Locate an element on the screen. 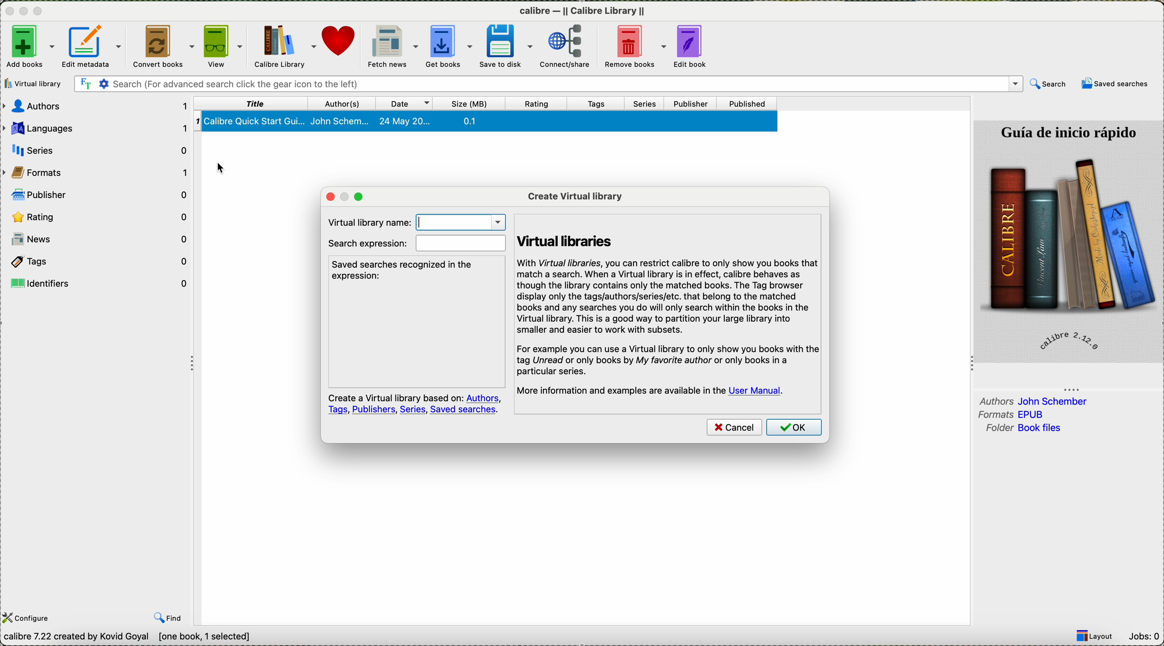  edit book is located at coordinates (694, 46).